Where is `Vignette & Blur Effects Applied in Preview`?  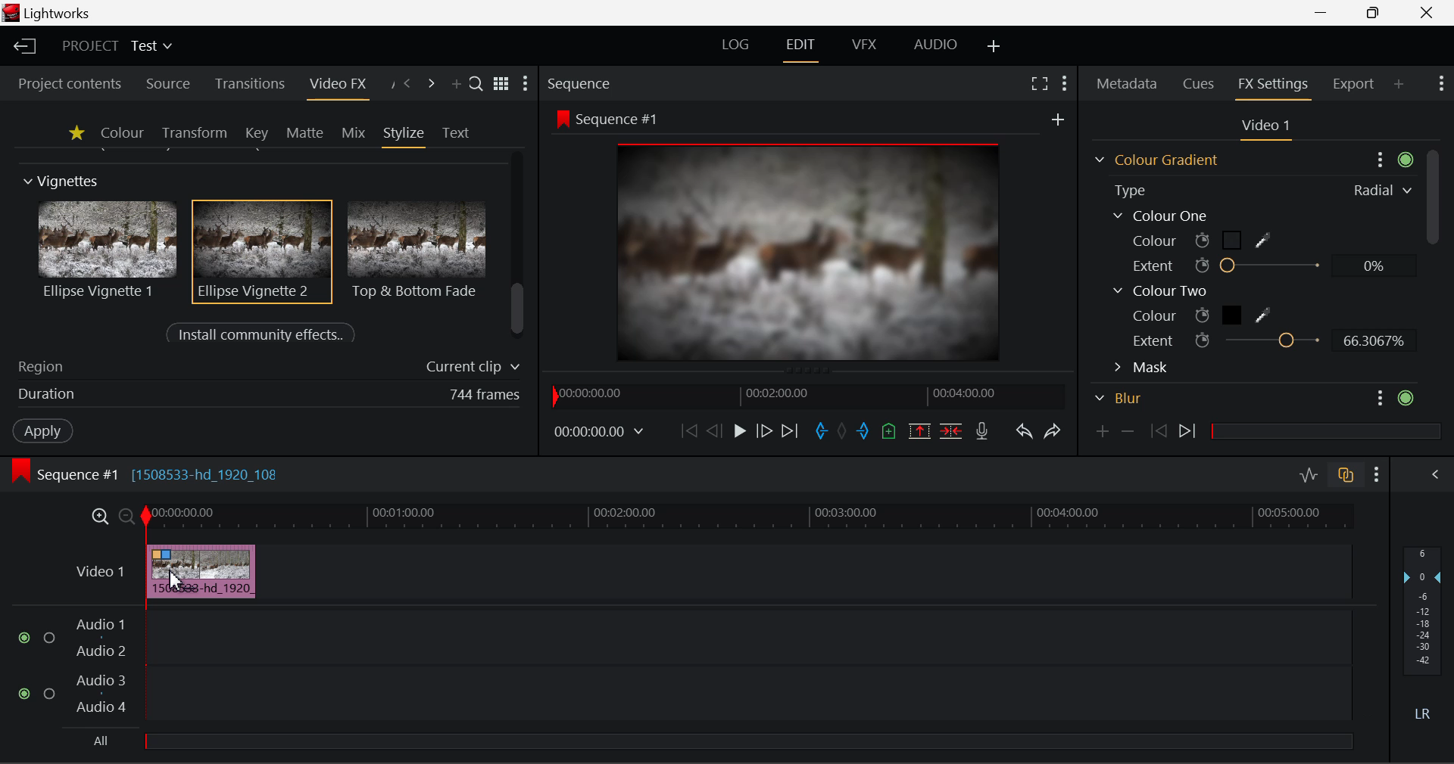 Vignette & Blur Effects Applied in Preview is located at coordinates (785, 234).